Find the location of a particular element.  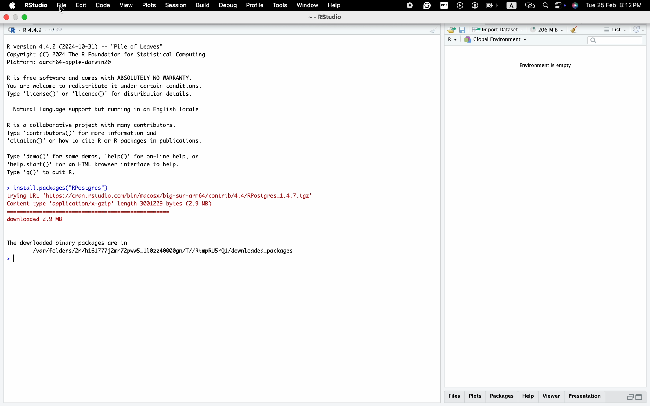

description of contributors is located at coordinates (106, 131).